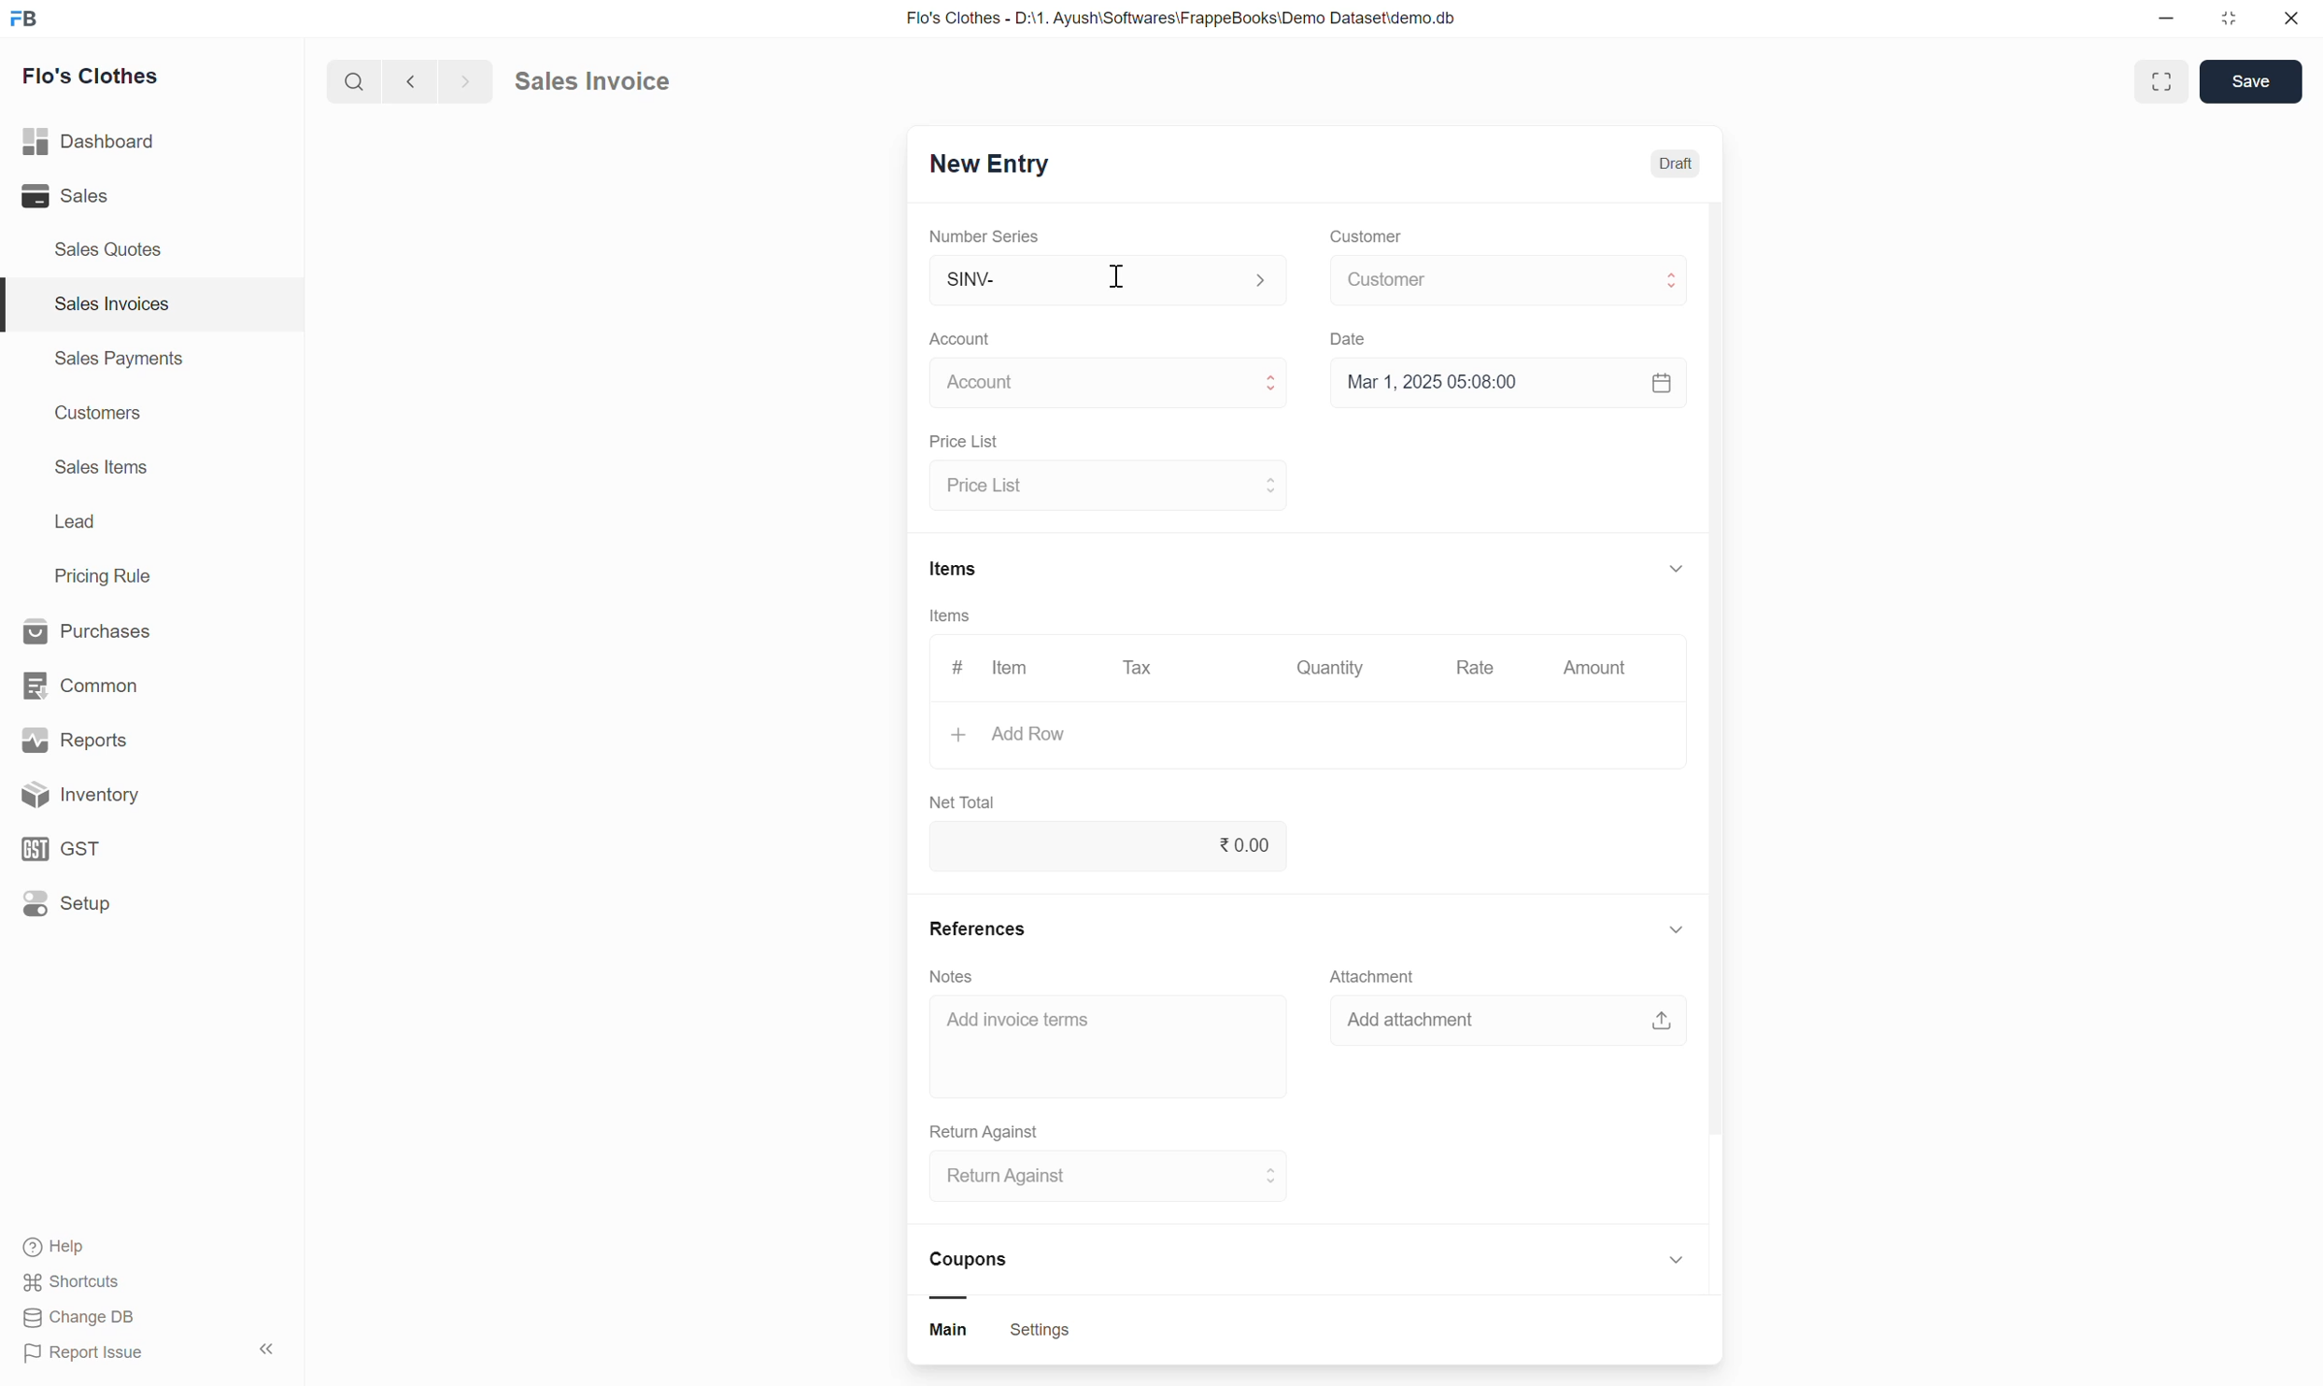  I want to click on Price List, so click(960, 442).